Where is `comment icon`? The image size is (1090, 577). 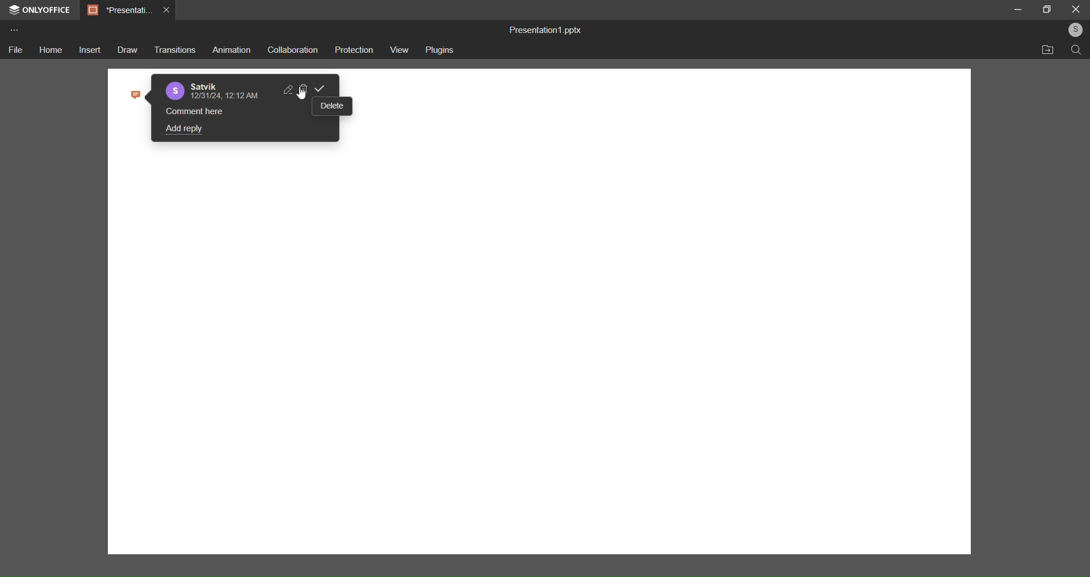
comment icon is located at coordinates (142, 94).